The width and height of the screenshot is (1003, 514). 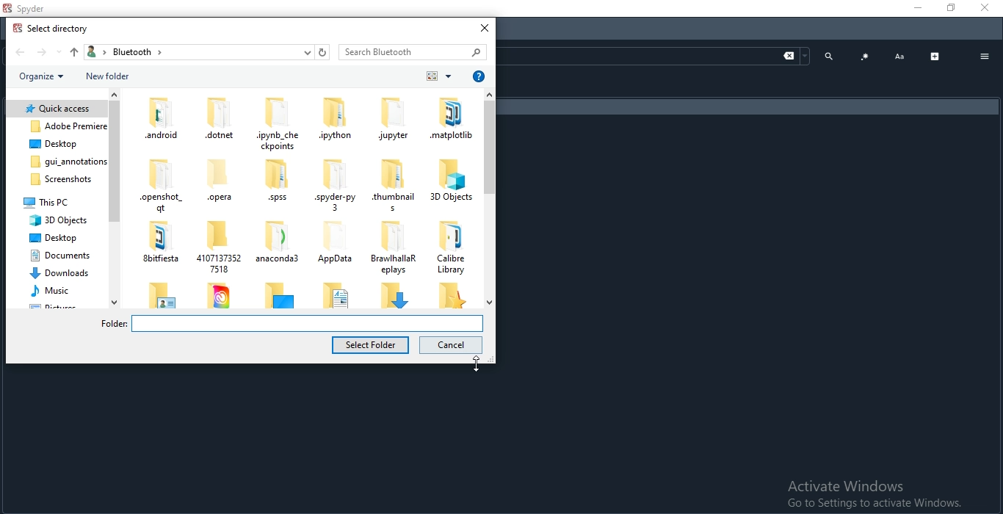 What do you see at coordinates (452, 345) in the screenshot?
I see `cancel` at bounding box center [452, 345].